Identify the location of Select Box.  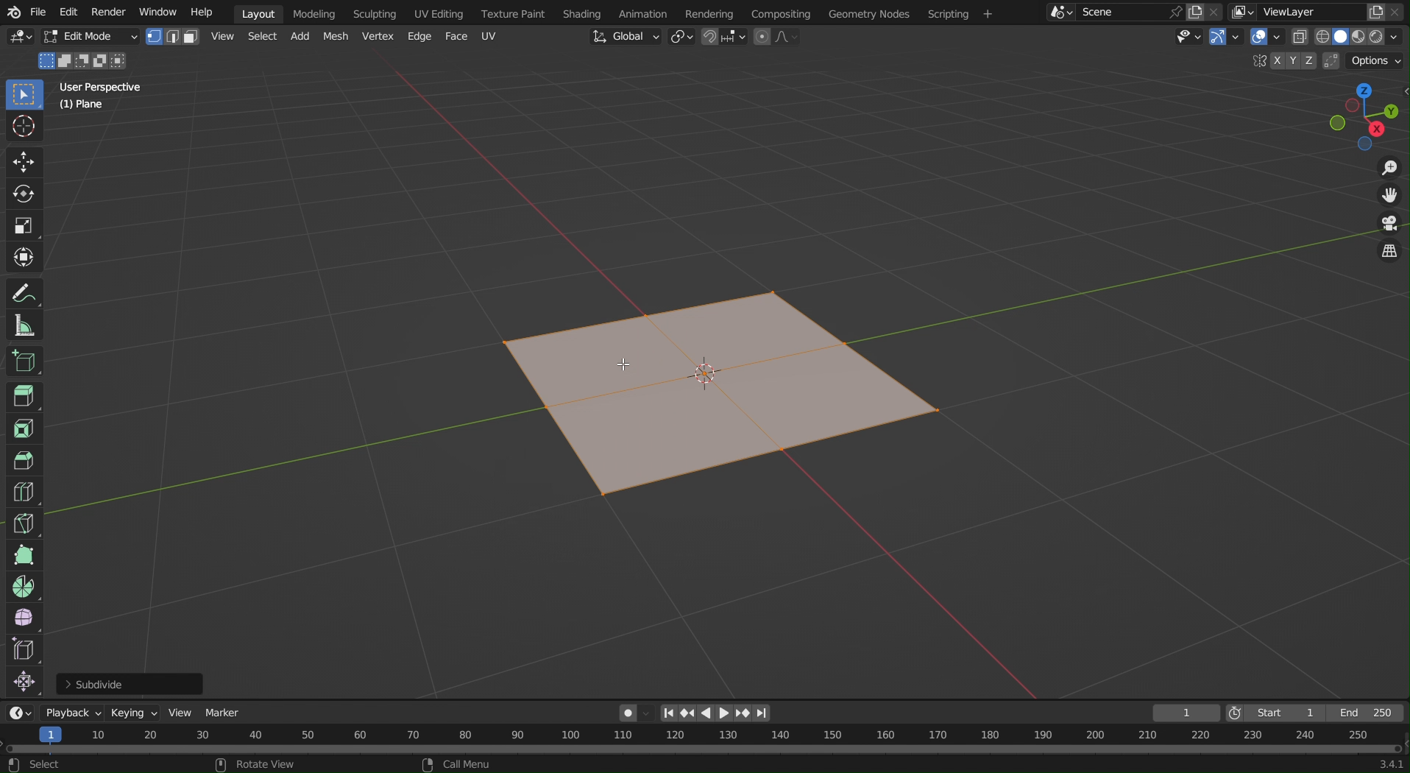
(24, 96).